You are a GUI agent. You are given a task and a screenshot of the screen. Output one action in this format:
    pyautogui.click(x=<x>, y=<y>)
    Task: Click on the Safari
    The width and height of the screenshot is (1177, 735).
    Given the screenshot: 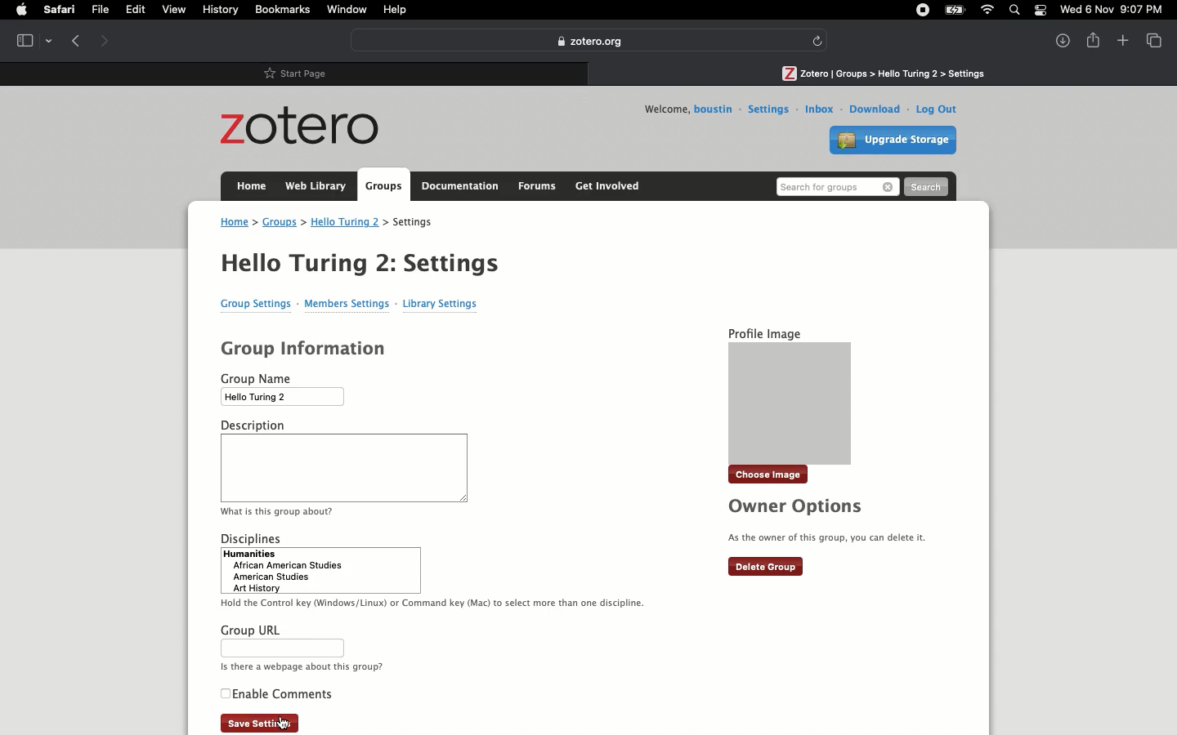 What is the action you would take?
    pyautogui.click(x=61, y=10)
    